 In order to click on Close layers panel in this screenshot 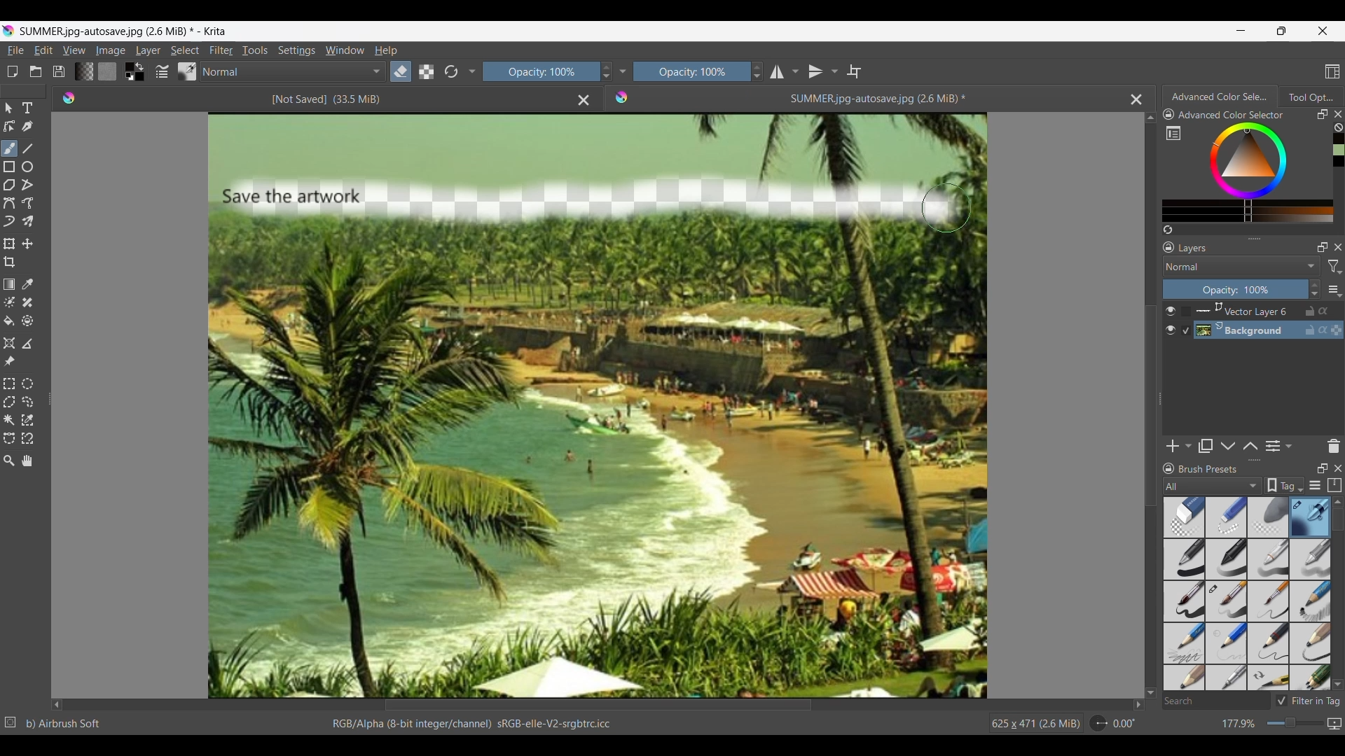, I will do `click(1336, 247)`.